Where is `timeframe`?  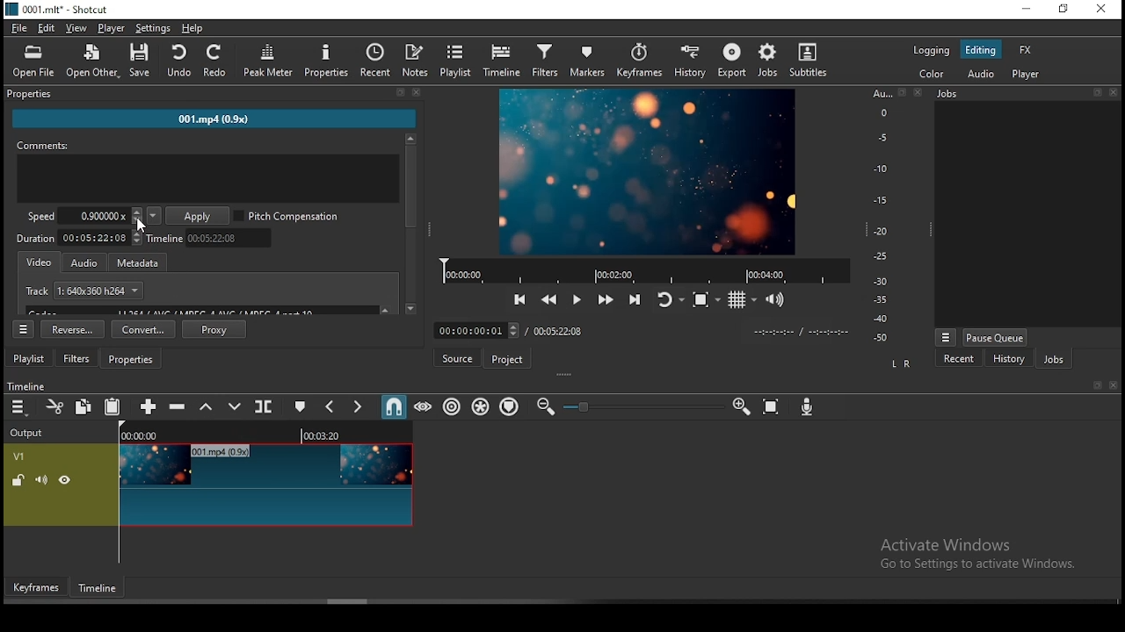 timeframe is located at coordinates (98, 587).